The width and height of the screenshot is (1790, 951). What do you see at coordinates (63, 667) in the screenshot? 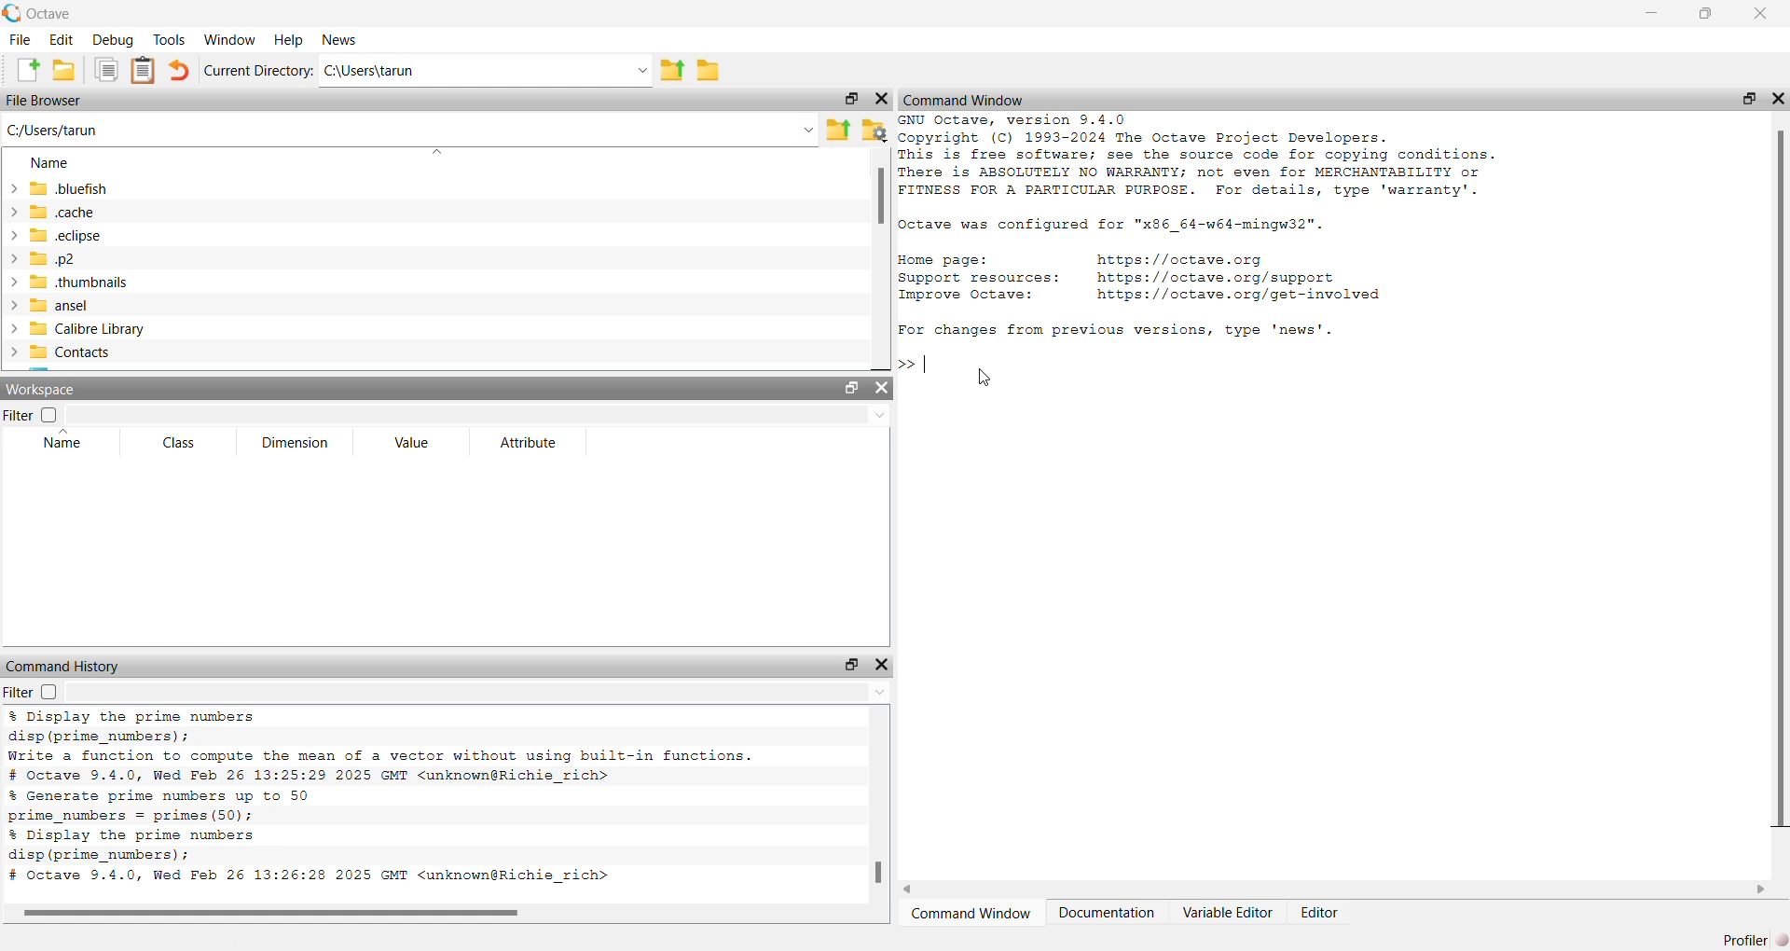
I see `Command History` at bounding box center [63, 667].